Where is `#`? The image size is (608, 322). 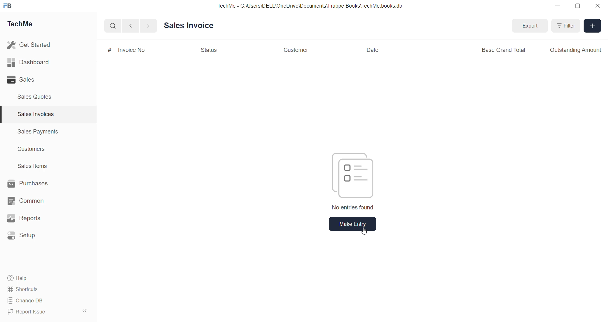 # is located at coordinates (109, 50).